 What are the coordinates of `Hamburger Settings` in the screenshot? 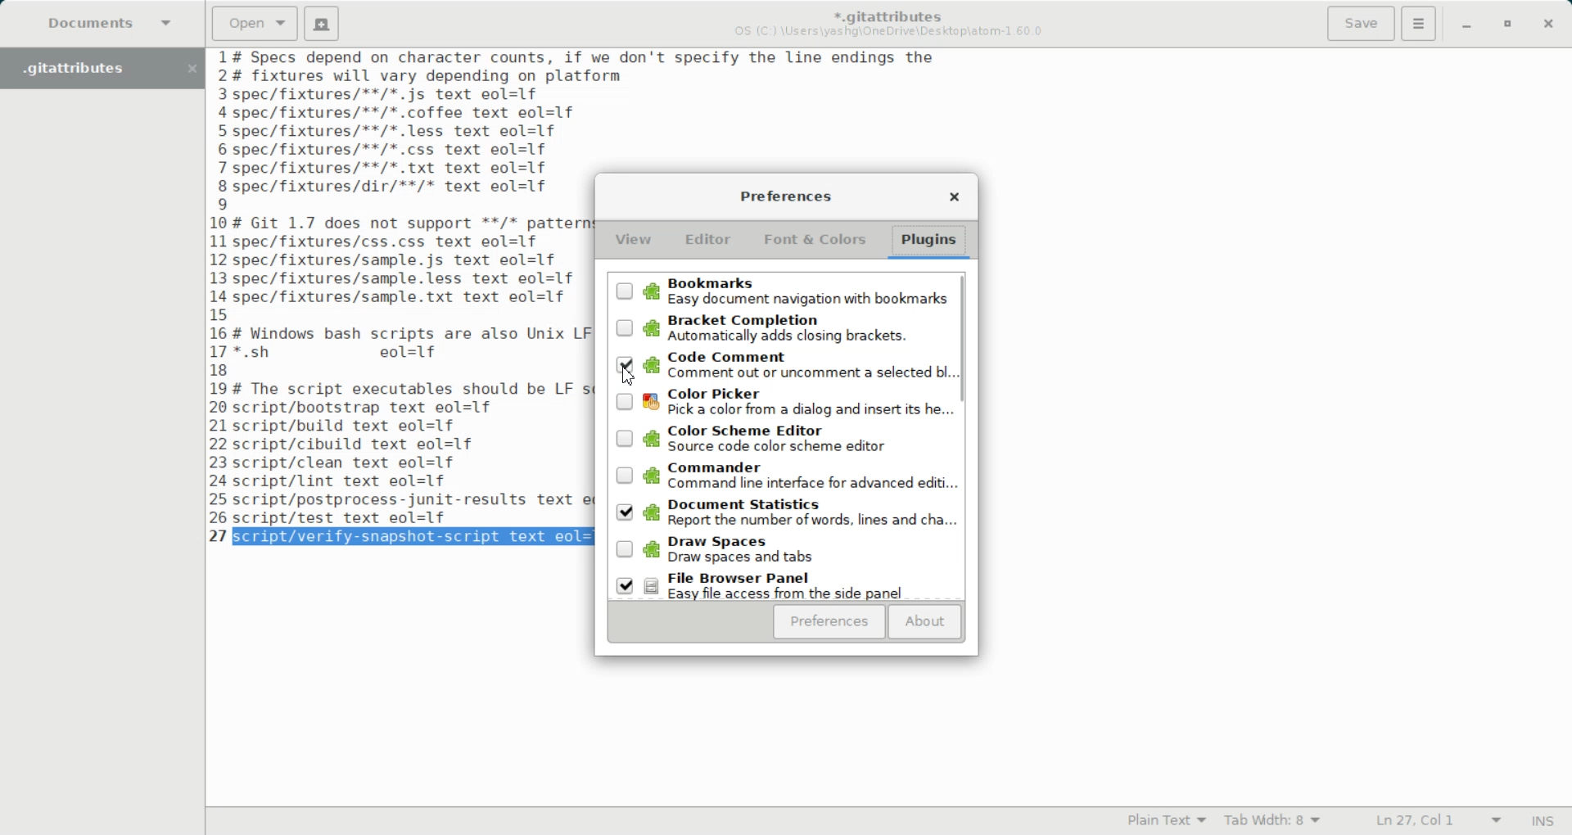 It's located at (1419, 23).